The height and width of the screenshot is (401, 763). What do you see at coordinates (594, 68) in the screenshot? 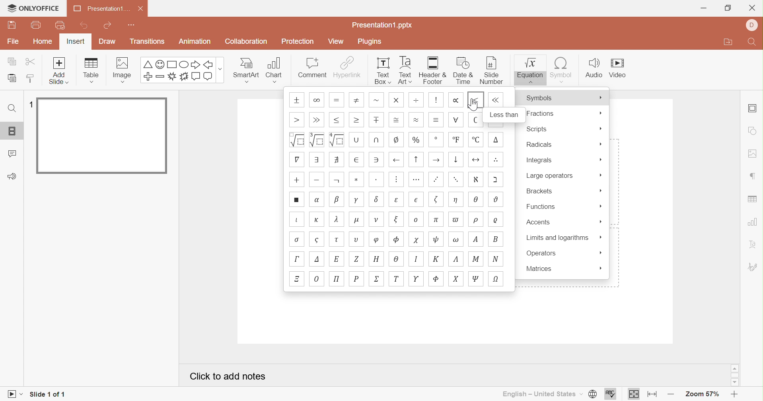
I see `Audio` at bounding box center [594, 68].